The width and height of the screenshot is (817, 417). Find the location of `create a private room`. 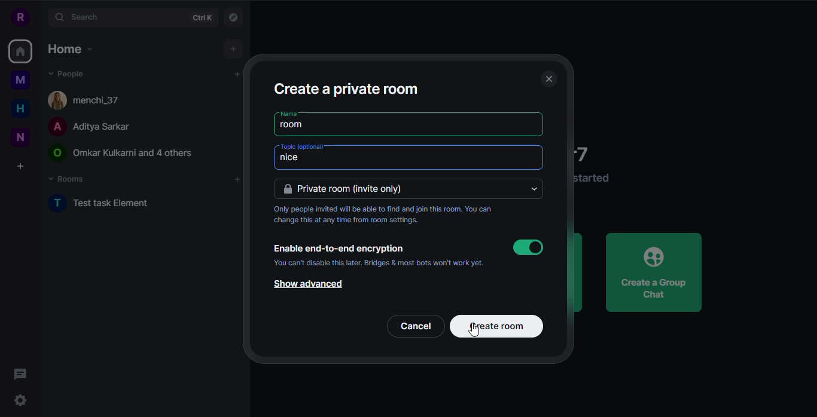

create a private room is located at coordinates (346, 88).